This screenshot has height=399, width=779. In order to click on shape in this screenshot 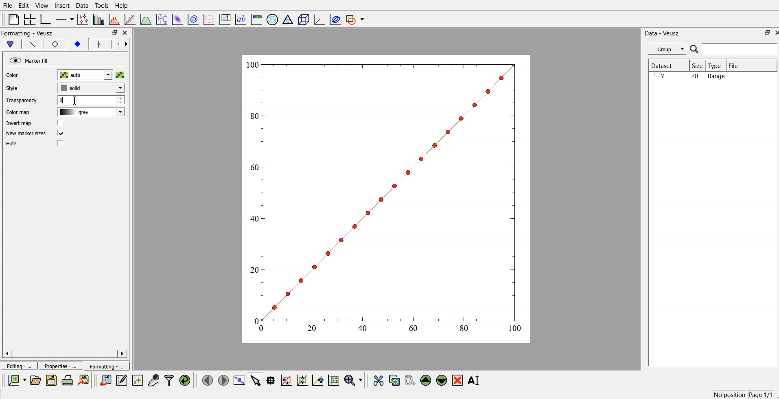, I will do `click(56, 44)`.